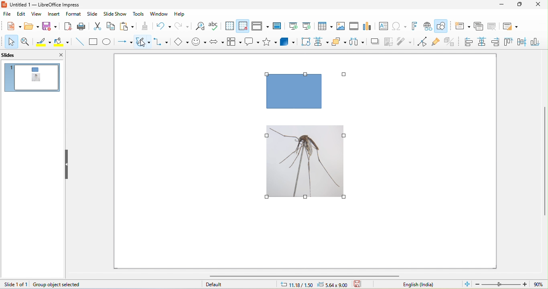 This screenshot has height=289, width=548. I want to click on find and replace, so click(201, 27).